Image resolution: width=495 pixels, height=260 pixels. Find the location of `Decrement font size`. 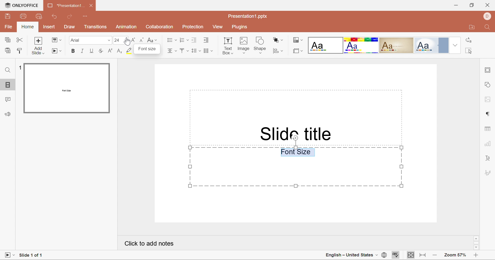

Decrement font size is located at coordinates (142, 40).